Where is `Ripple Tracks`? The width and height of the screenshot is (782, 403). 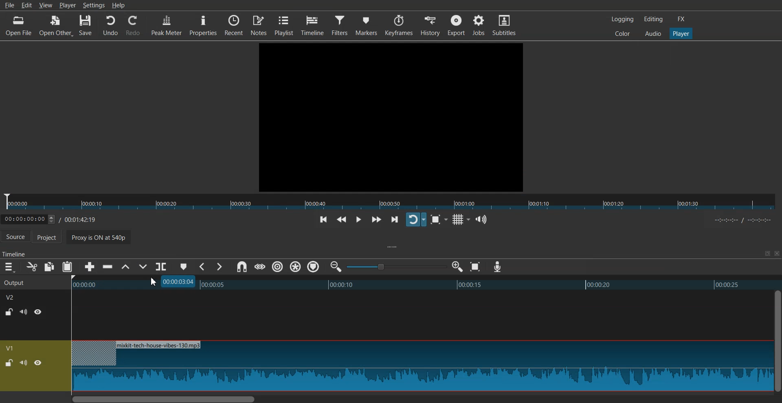
Ripple Tracks is located at coordinates (314, 267).